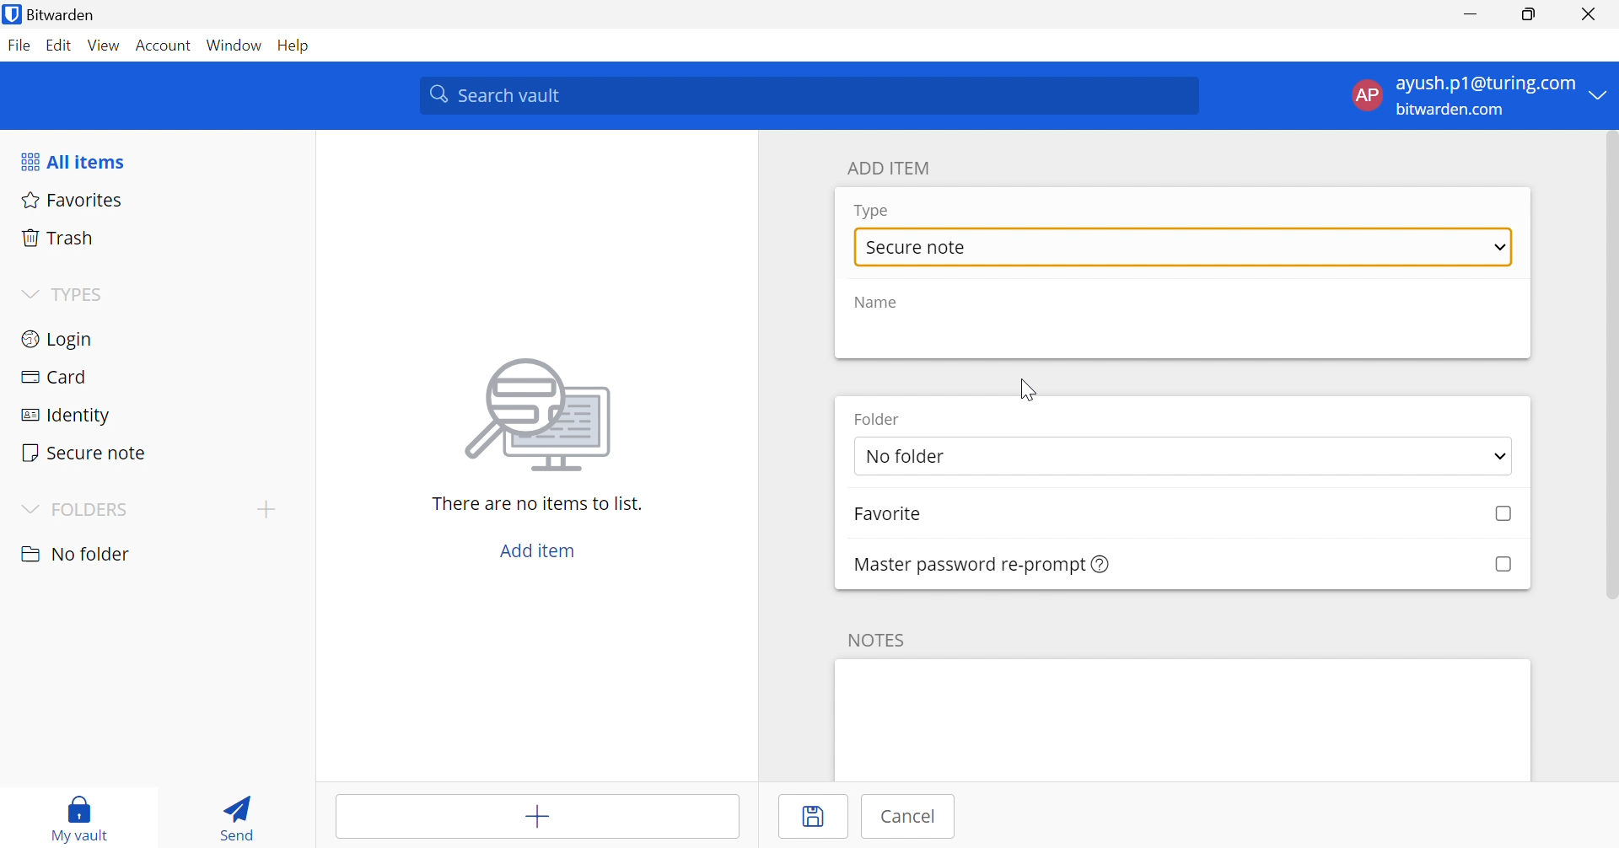 The height and width of the screenshot is (848, 1619). I want to click on FOLDERS, so click(78, 508).